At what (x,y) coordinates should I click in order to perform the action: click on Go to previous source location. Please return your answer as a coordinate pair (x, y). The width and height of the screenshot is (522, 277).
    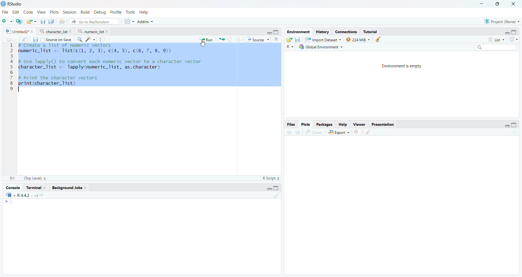
    Looking at the image, I should click on (7, 39).